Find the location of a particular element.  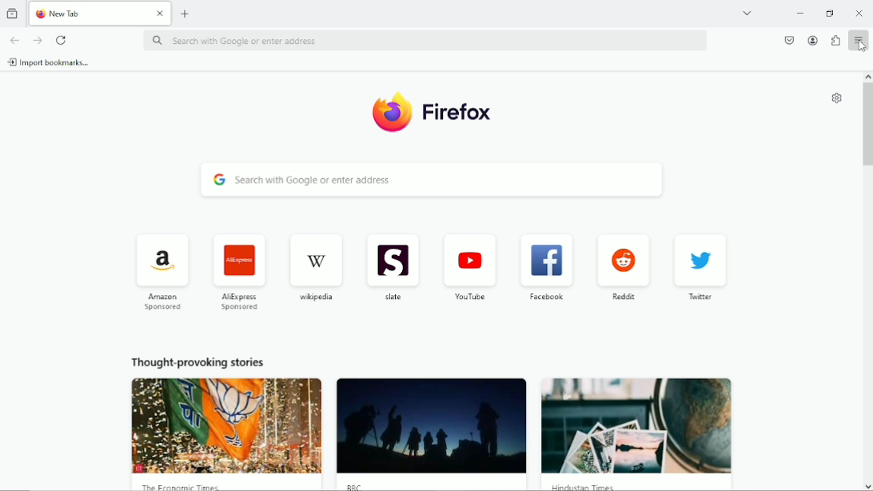

logo is located at coordinates (388, 113).